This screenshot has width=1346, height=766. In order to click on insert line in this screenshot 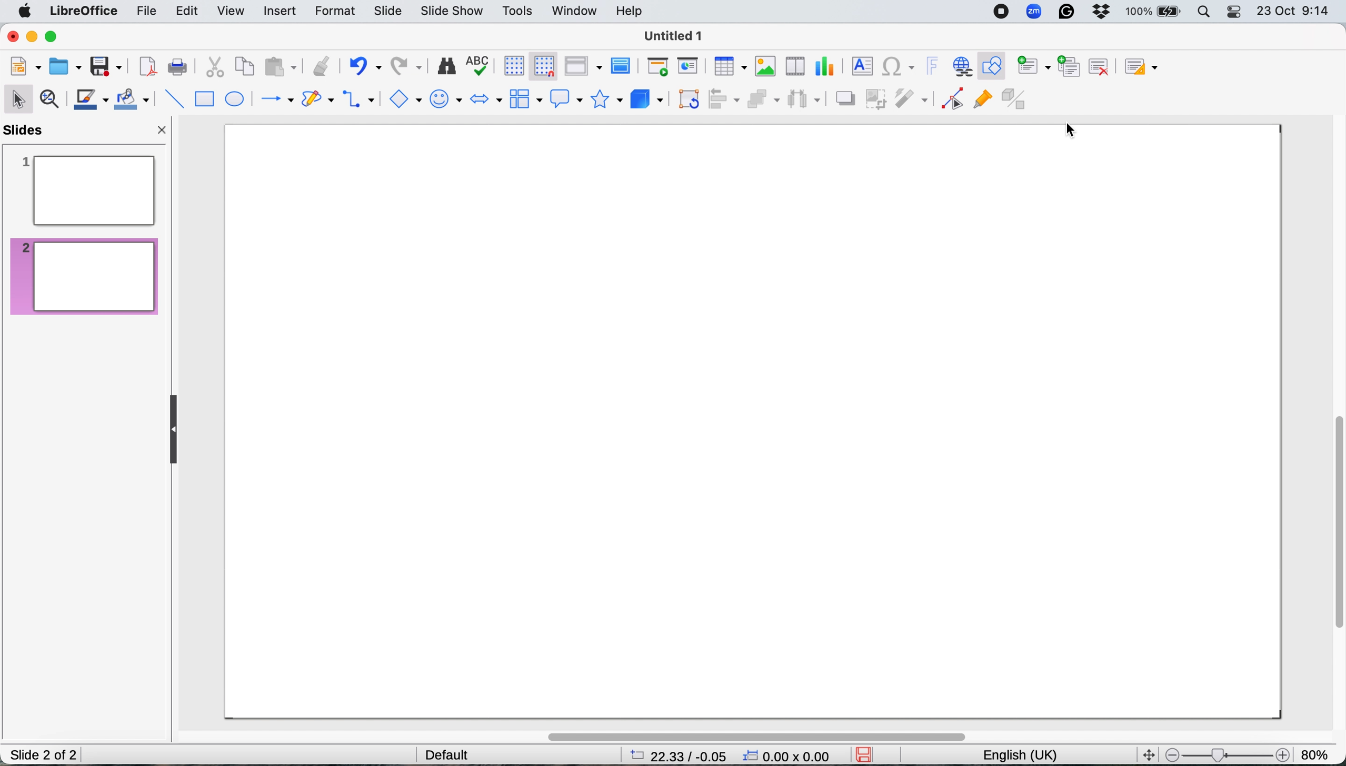, I will do `click(172, 98)`.